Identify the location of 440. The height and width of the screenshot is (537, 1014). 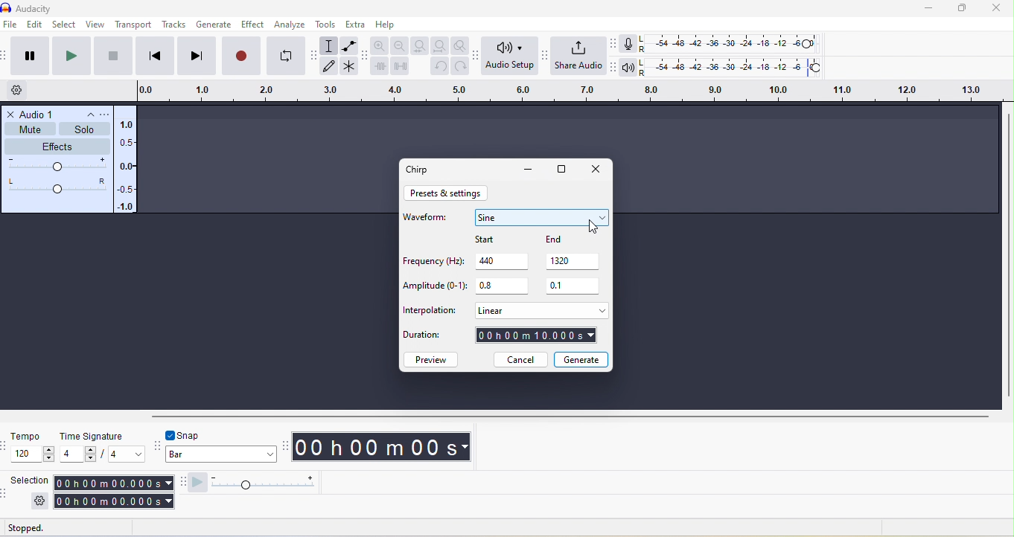
(504, 260).